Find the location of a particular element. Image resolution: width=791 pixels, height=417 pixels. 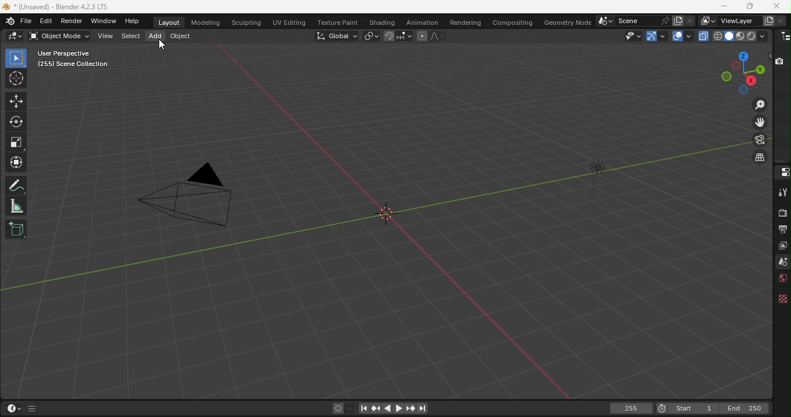

Rotate the scene is located at coordinates (725, 76).